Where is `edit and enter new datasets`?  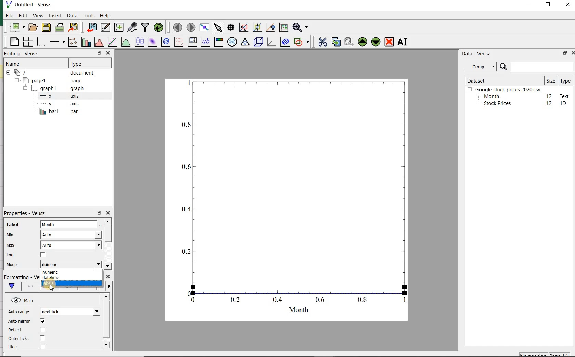
edit and enter new datasets is located at coordinates (105, 27).